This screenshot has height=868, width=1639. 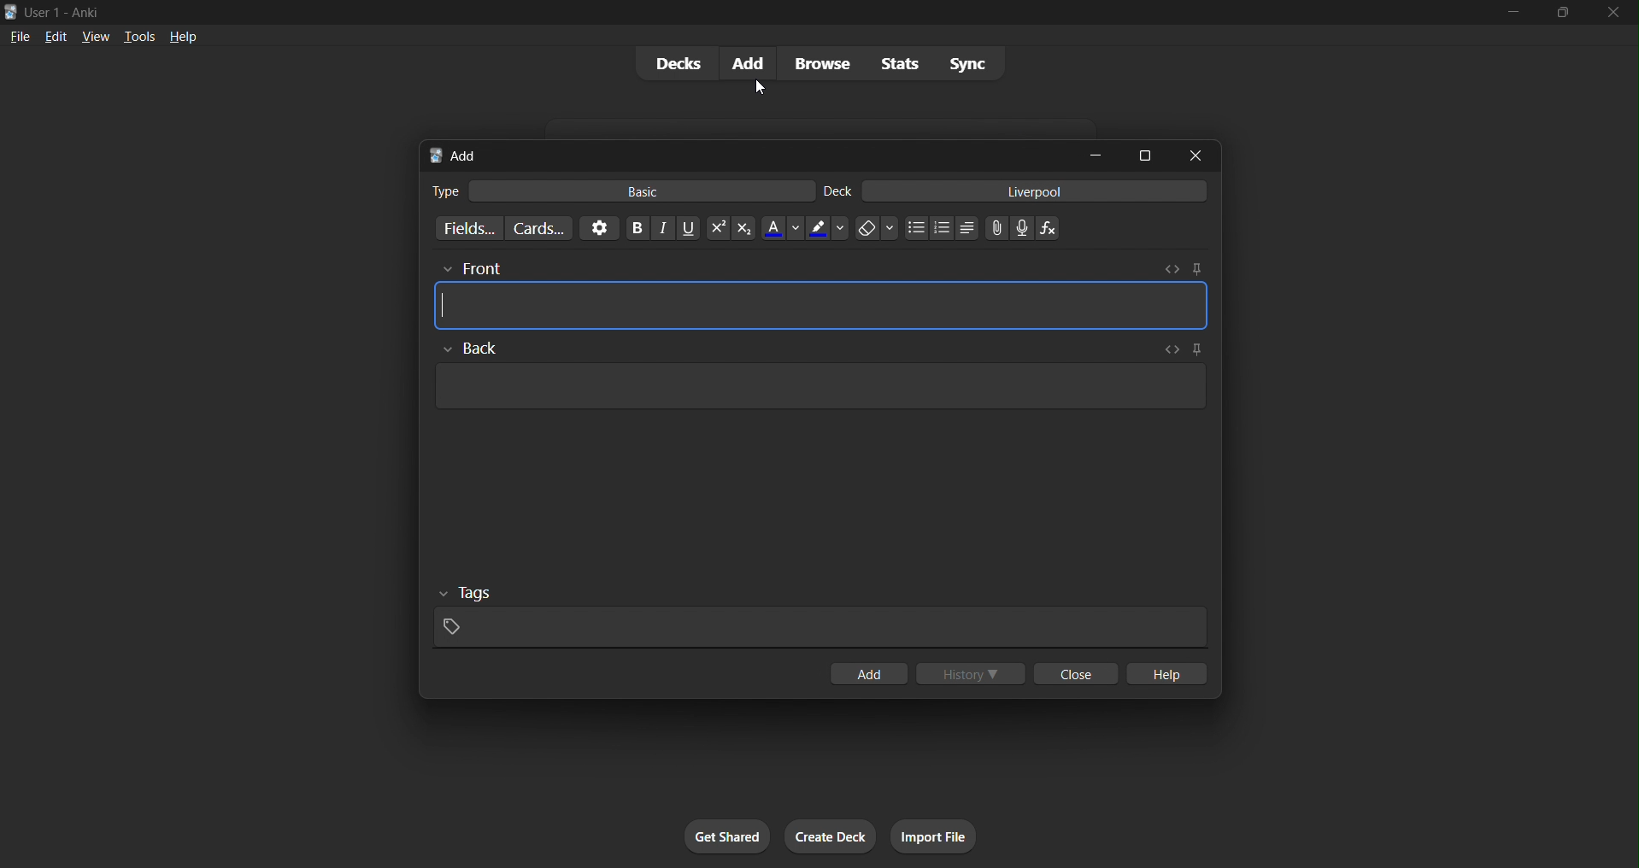 I want to click on Card Front input field, so click(x=825, y=295).